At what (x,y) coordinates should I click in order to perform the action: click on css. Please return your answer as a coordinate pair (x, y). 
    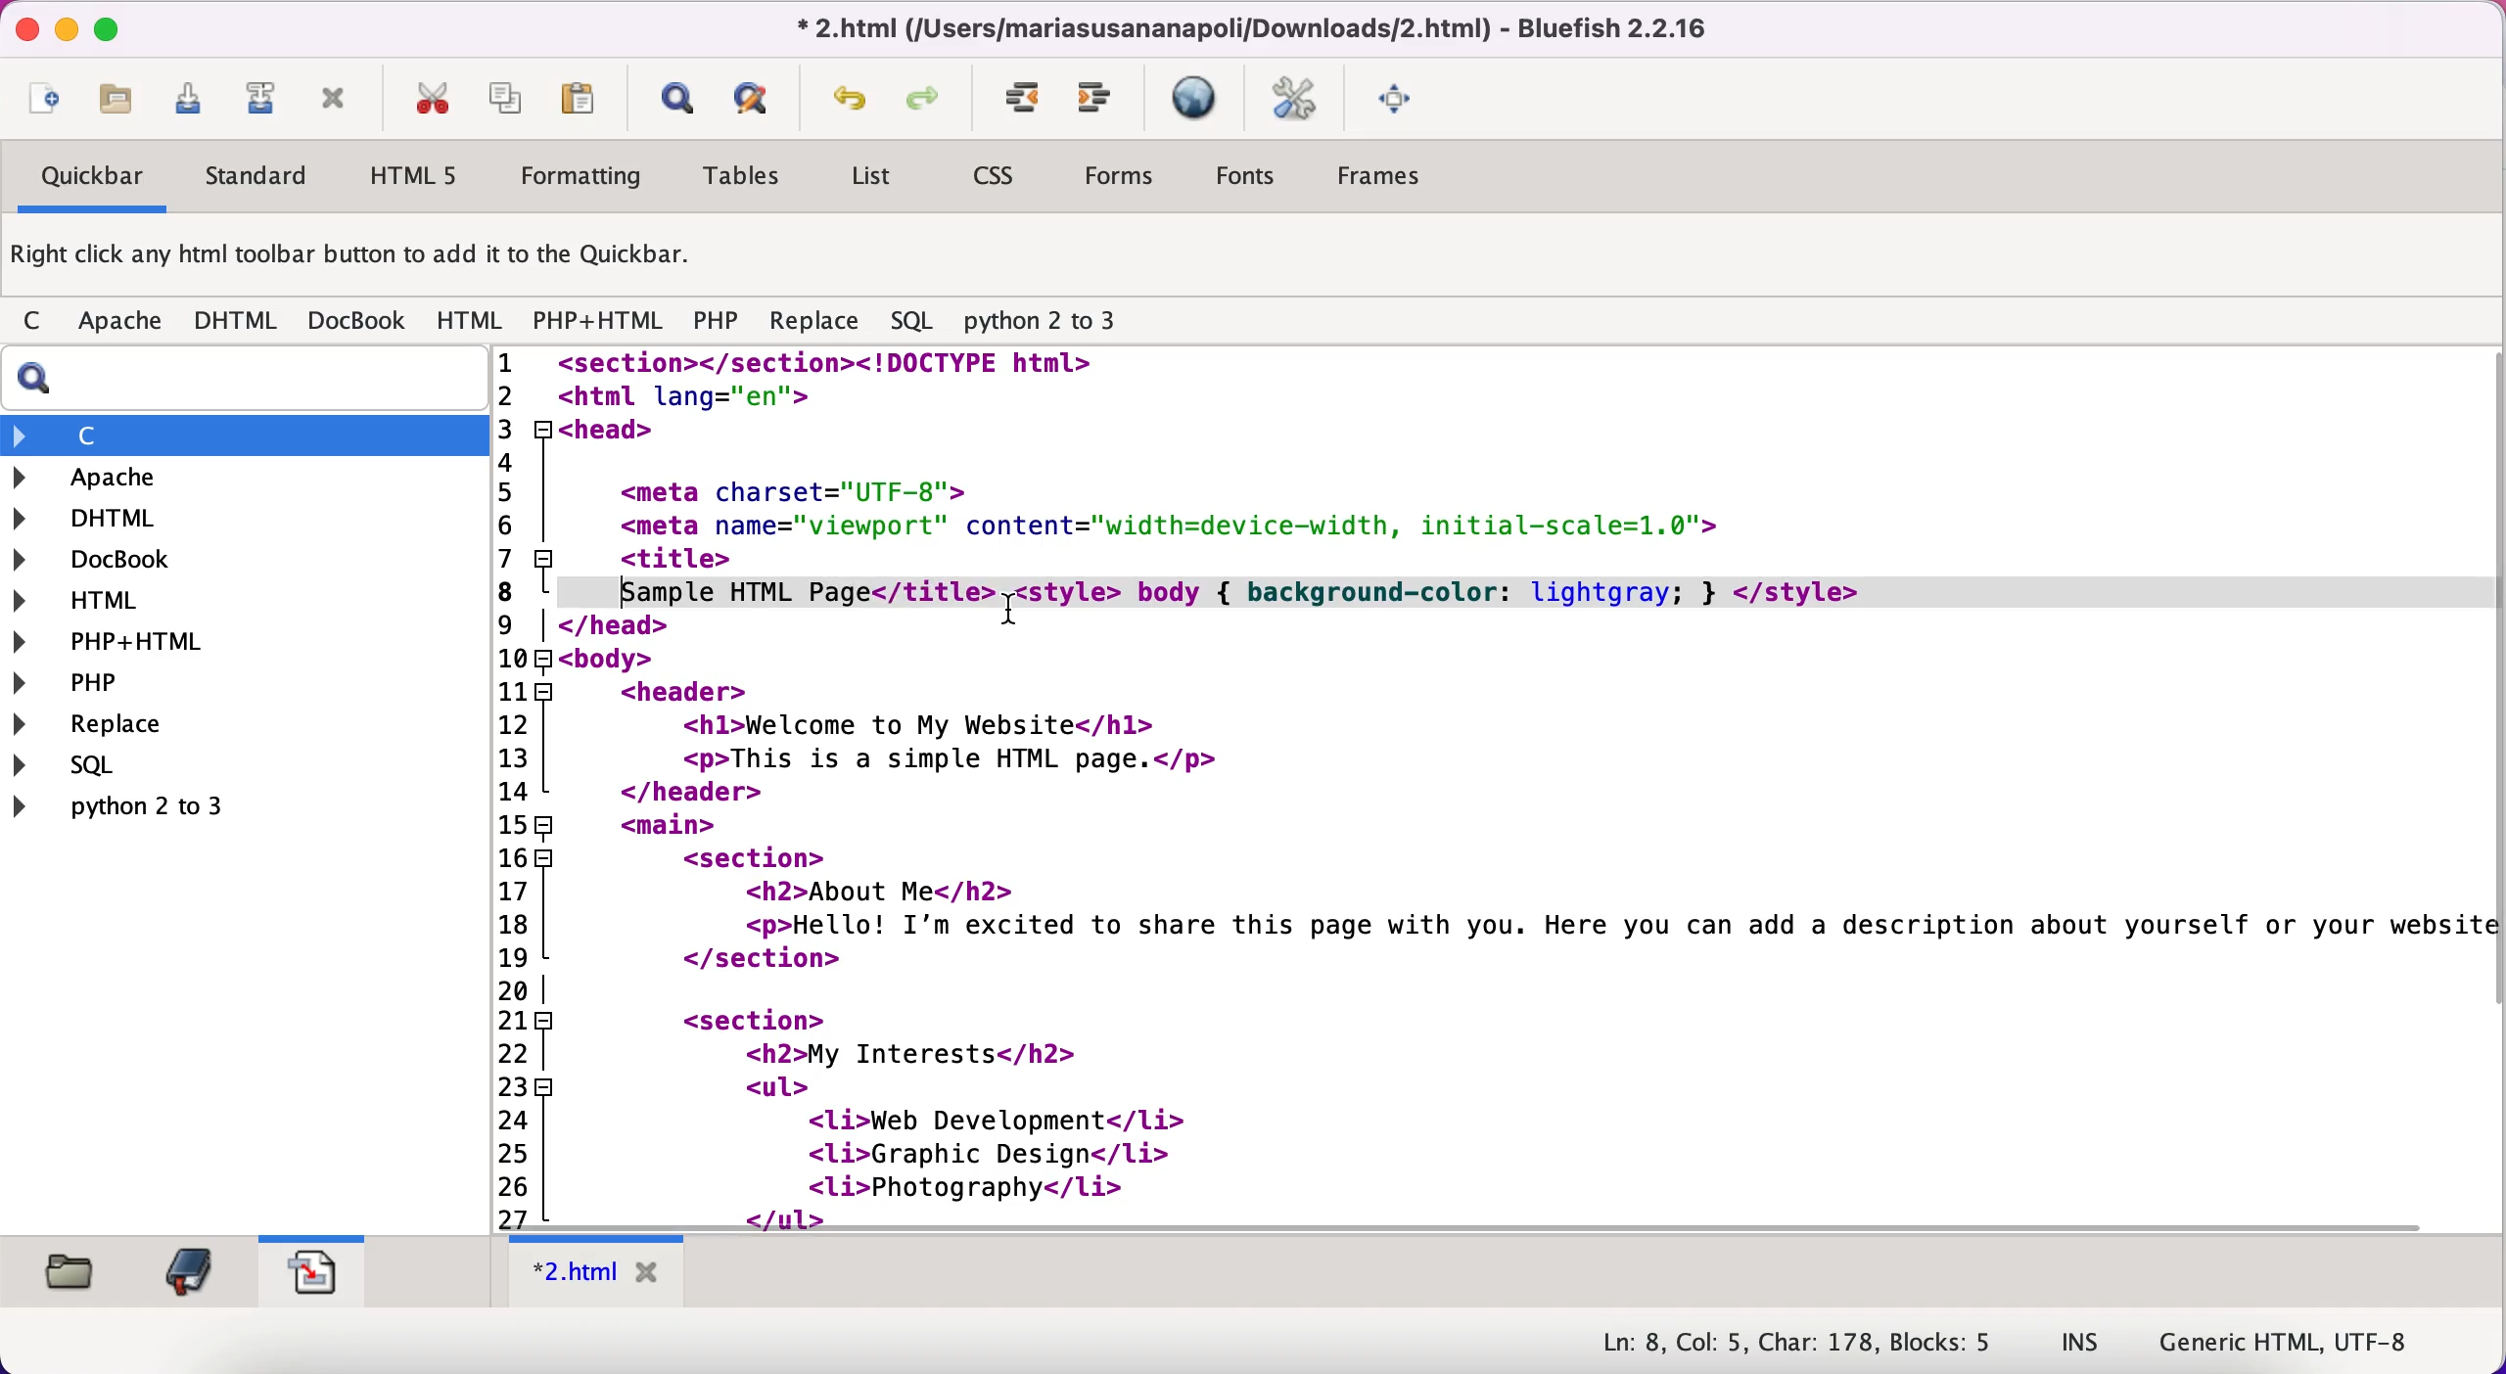
    Looking at the image, I should click on (997, 178).